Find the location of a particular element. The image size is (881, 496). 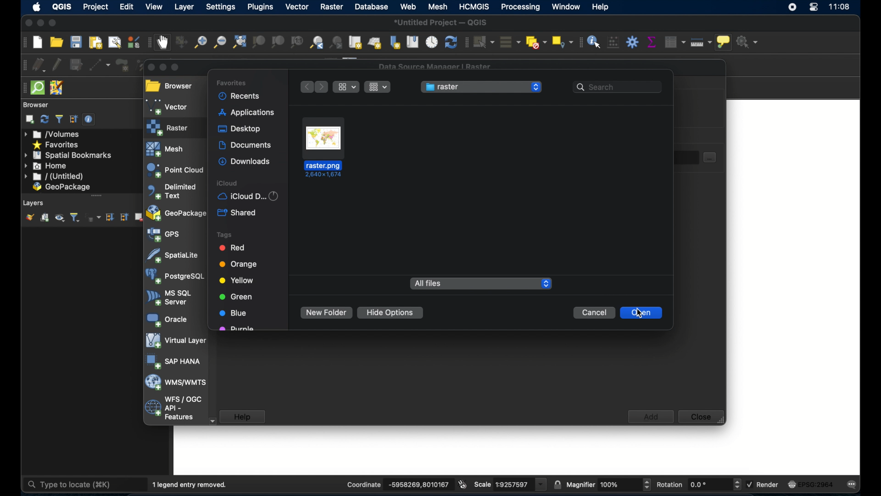

help is located at coordinates (602, 7).